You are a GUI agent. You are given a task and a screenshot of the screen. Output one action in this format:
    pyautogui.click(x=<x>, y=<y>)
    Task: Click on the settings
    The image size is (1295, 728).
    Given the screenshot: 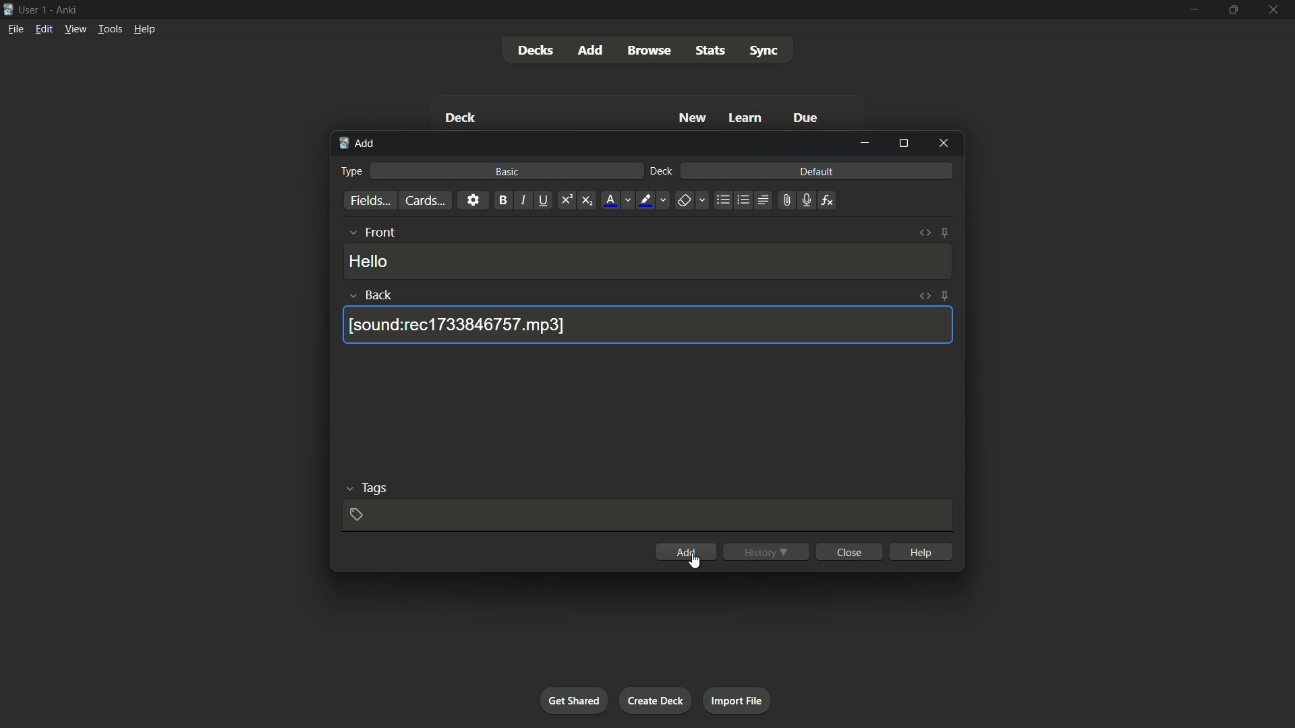 What is the action you would take?
    pyautogui.click(x=473, y=200)
    